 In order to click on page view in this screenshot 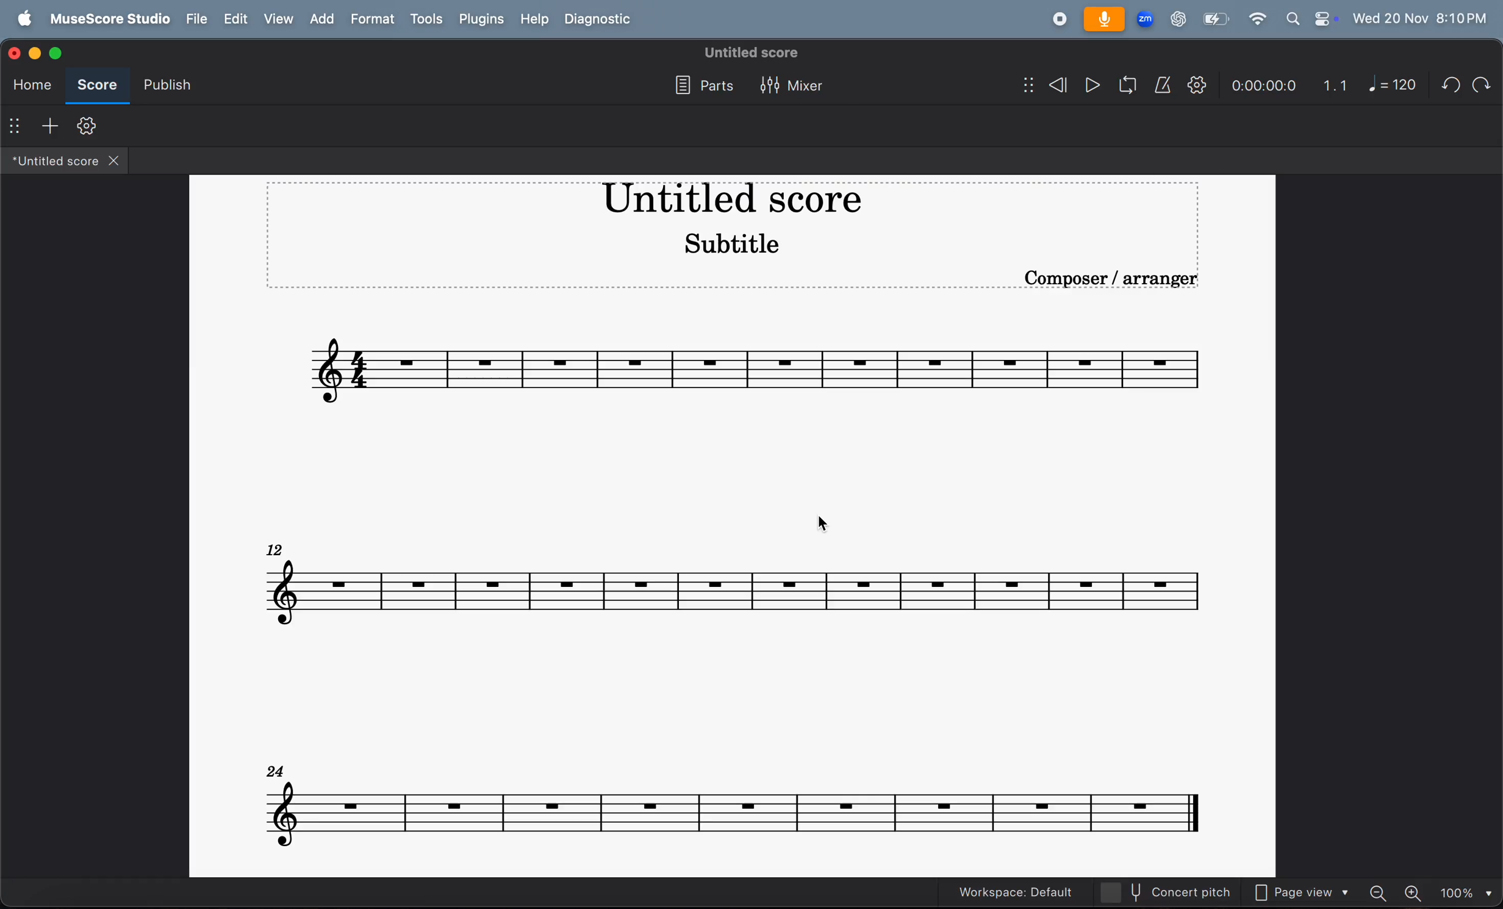, I will do `click(1301, 893)`.